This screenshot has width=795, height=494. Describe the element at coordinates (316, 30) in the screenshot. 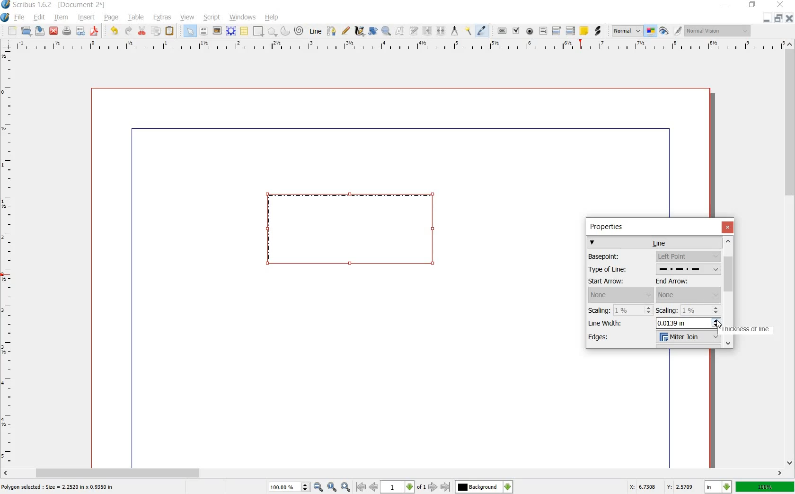

I see `LINE` at that location.